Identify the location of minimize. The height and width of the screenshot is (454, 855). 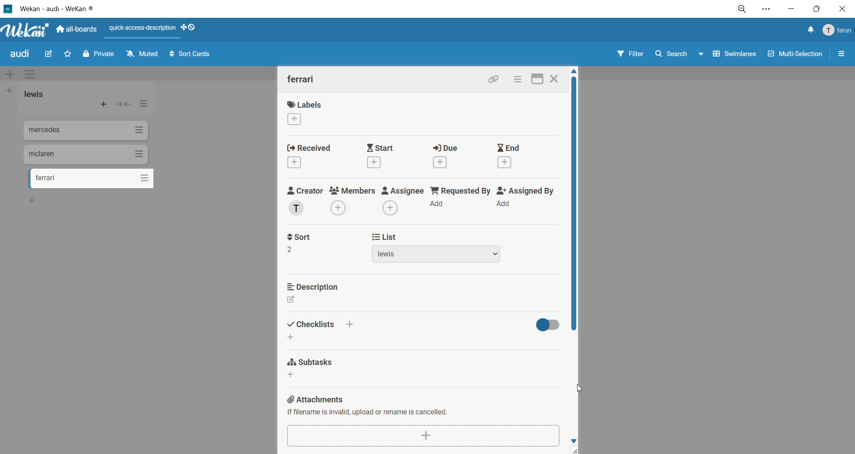
(790, 10).